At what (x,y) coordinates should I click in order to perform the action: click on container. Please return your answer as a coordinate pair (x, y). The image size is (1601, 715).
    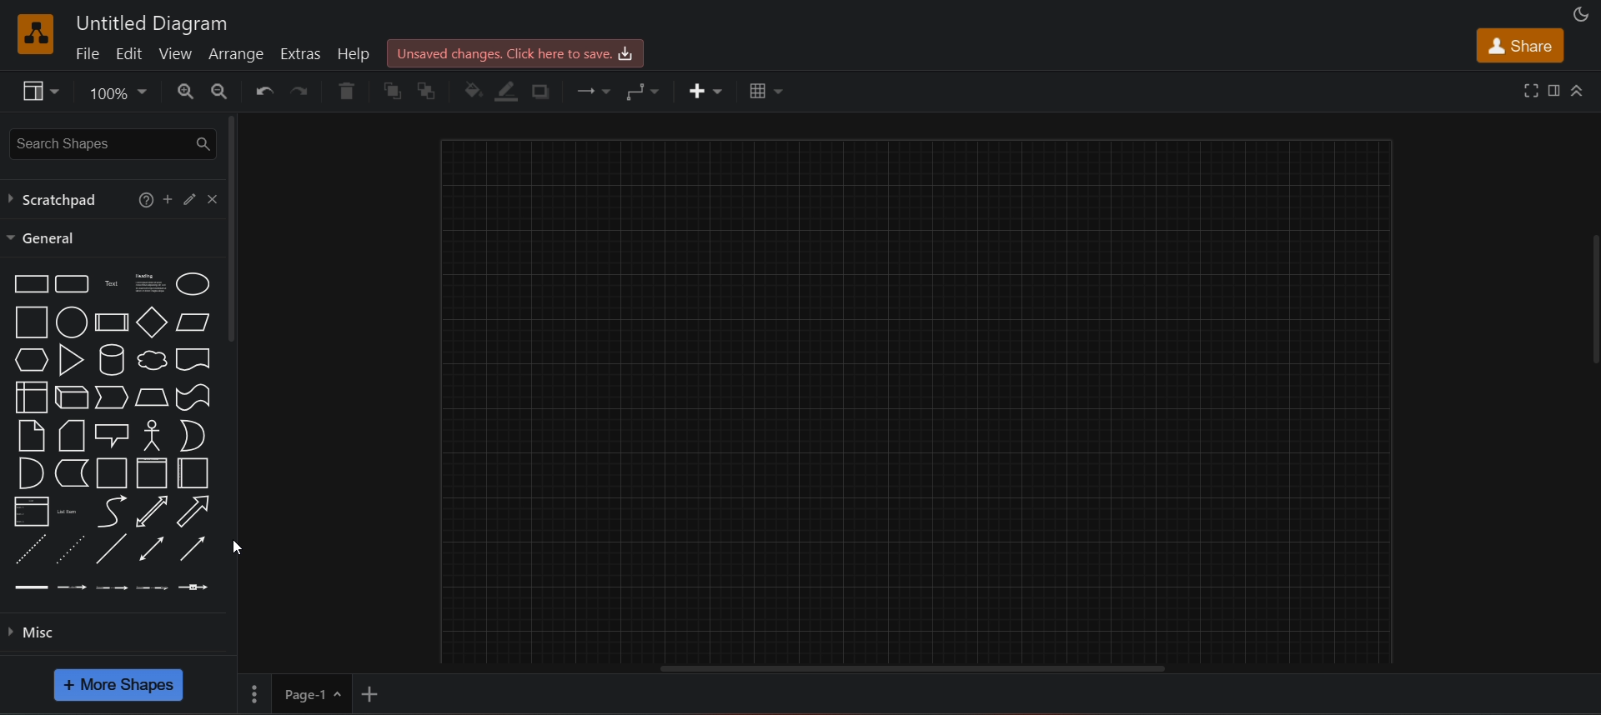
    Looking at the image, I should click on (192, 474).